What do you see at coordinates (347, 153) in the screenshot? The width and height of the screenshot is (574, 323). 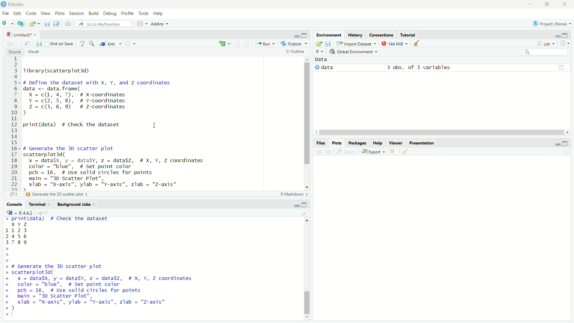 I see `view a larger version of the plot in a new window` at bounding box center [347, 153].